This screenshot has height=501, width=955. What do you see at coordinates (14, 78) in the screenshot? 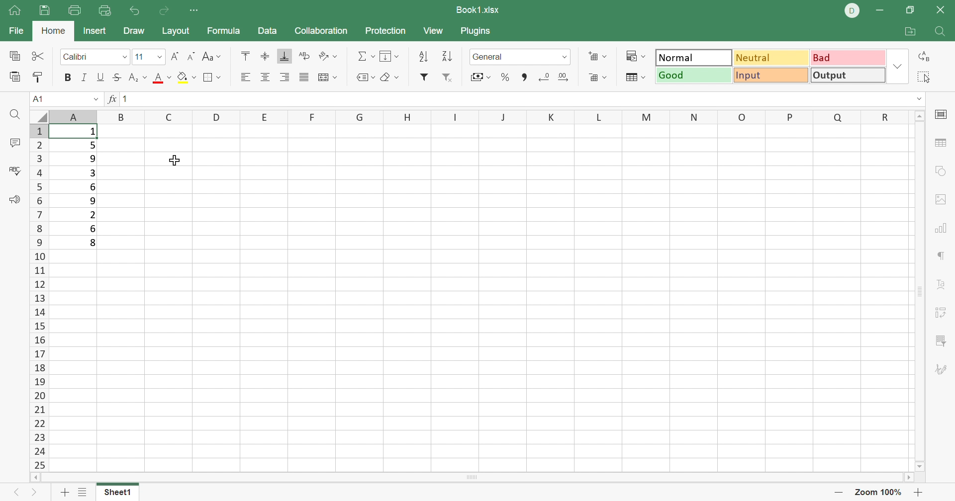
I see `Paste` at bounding box center [14, 78].